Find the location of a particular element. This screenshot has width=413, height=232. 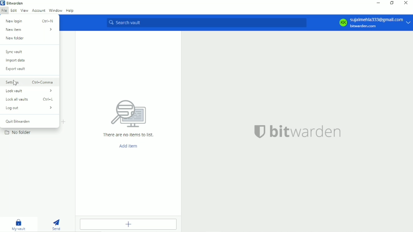

Lock all vaults is located at coordinates (30, 99).